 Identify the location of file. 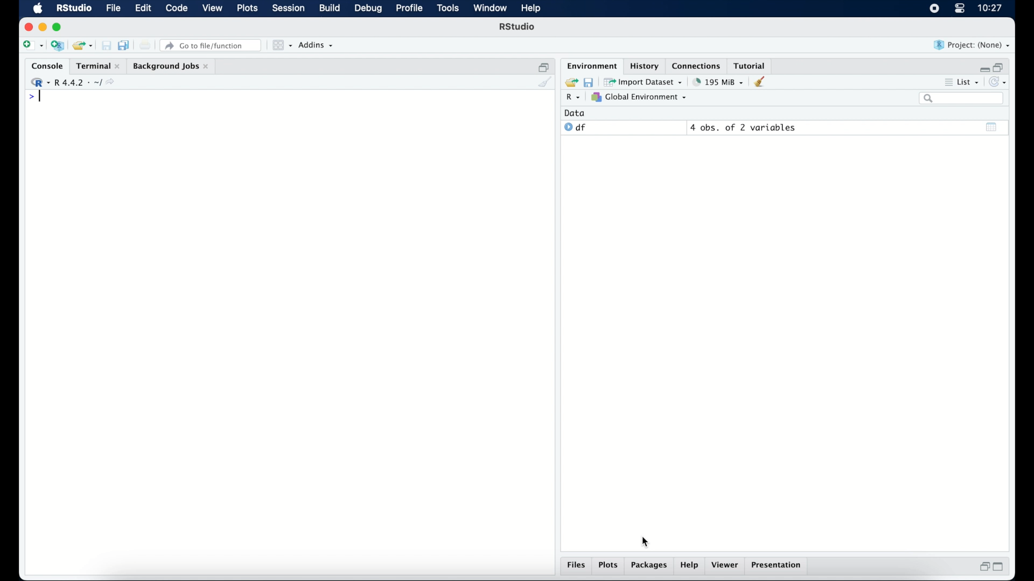
(112, 9).